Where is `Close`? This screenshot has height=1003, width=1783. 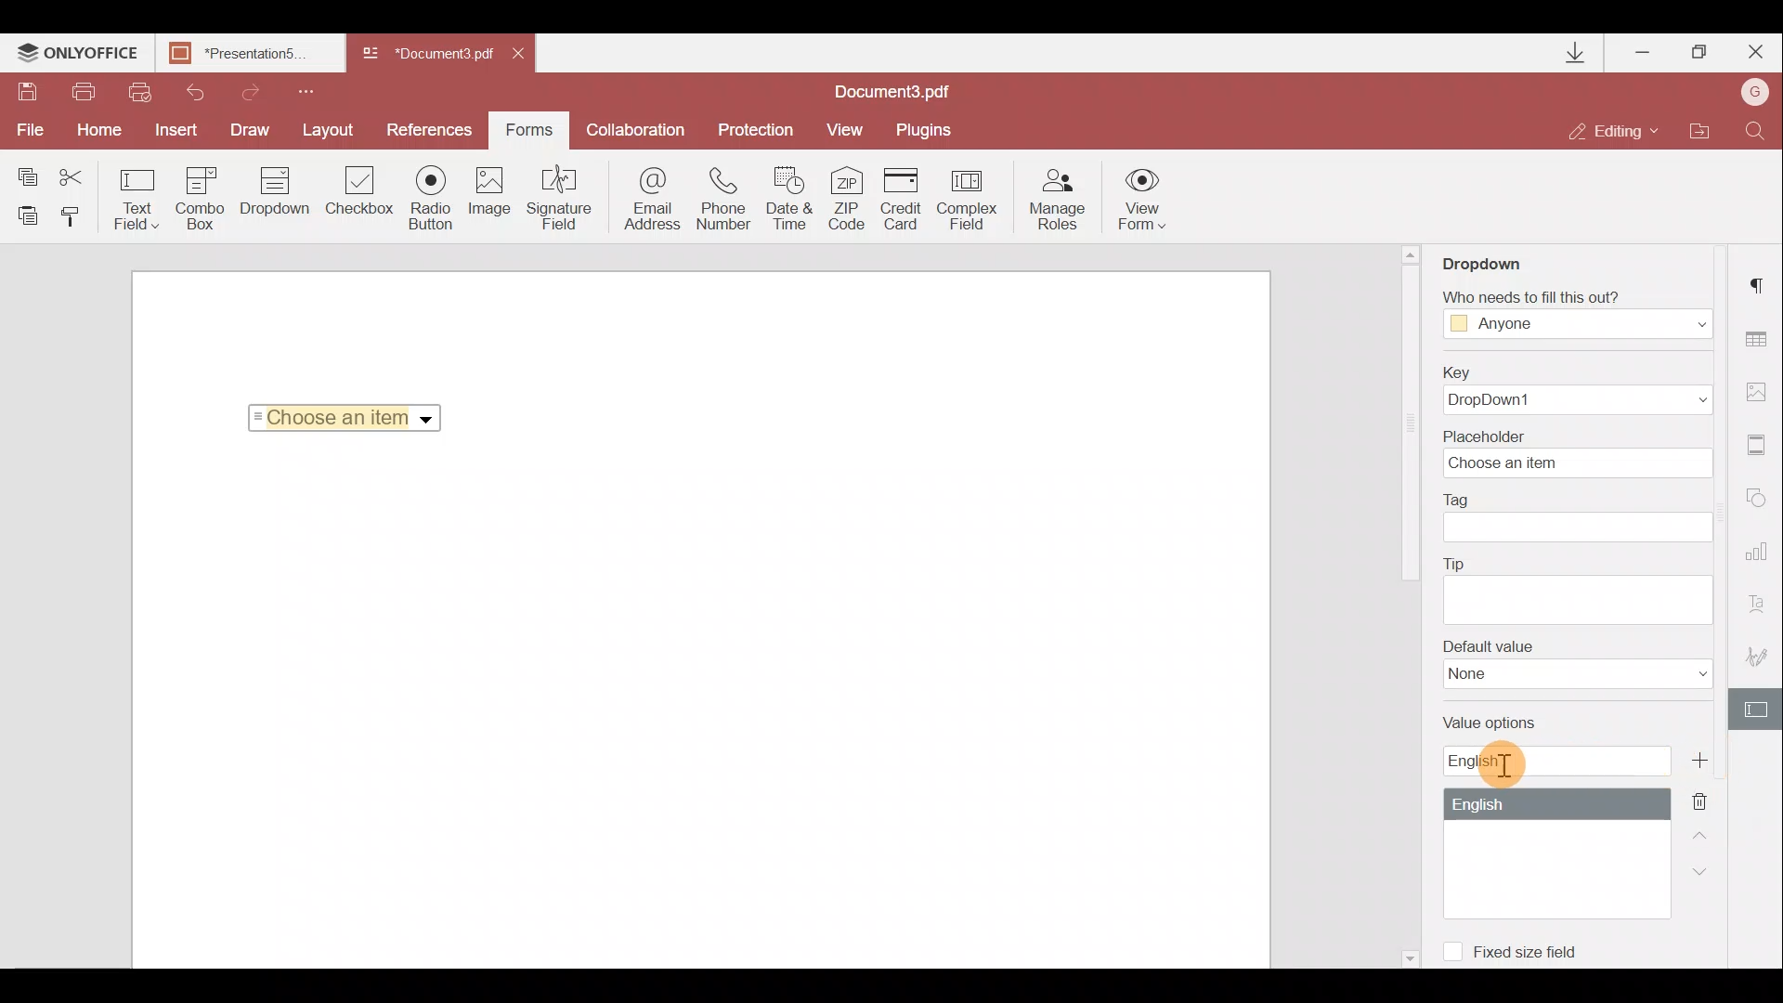
Close is located at coordinates (525, 50).